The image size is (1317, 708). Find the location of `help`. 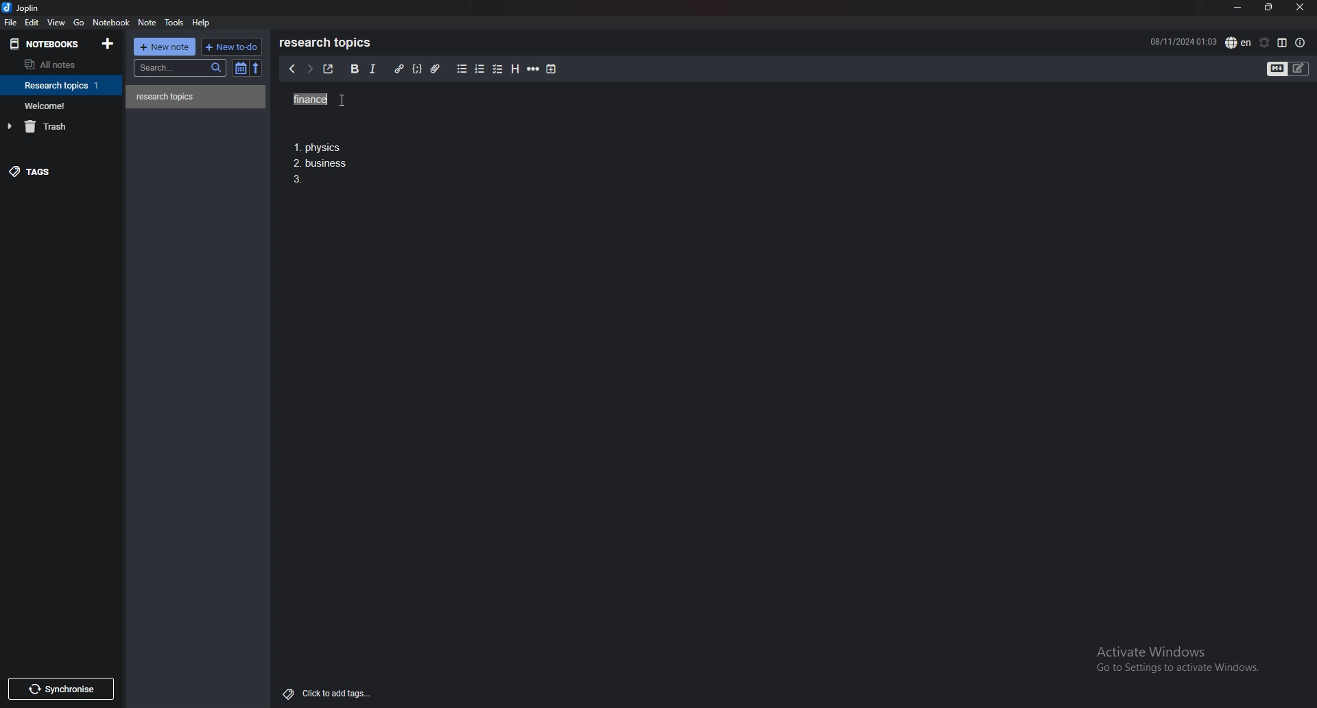

help is located at coordinates (203, 22).